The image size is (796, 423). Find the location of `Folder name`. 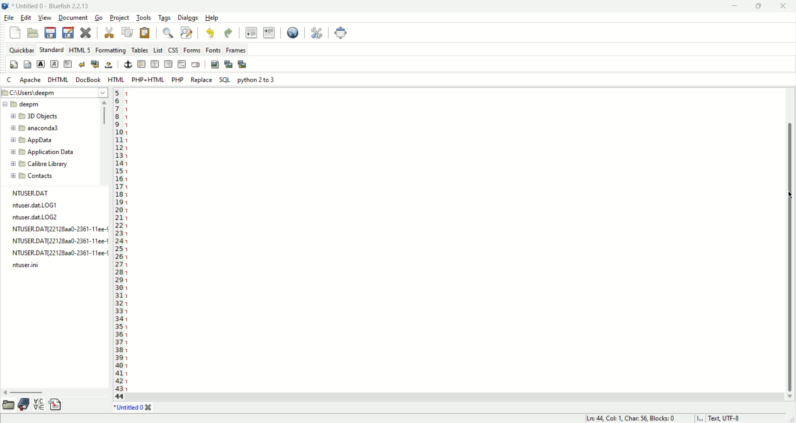

Folder name is located at coordinates (39, 117).